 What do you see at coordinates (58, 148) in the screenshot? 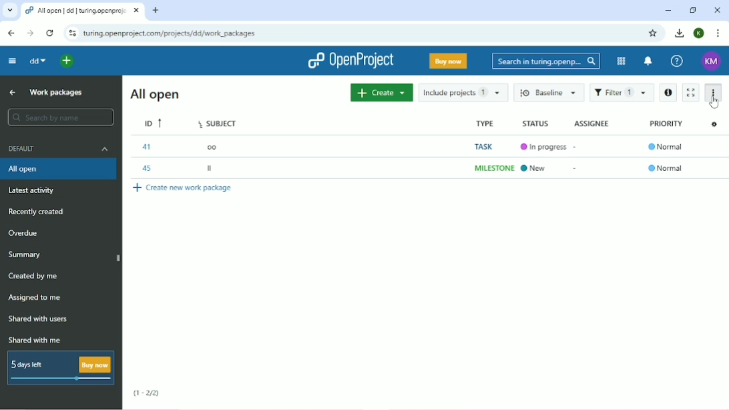
I see `Default` at bounding box center [58, 148].